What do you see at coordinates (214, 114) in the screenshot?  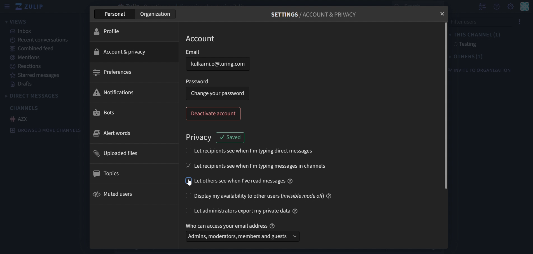 I see `deactivate account` at bounding box center [214, 114].